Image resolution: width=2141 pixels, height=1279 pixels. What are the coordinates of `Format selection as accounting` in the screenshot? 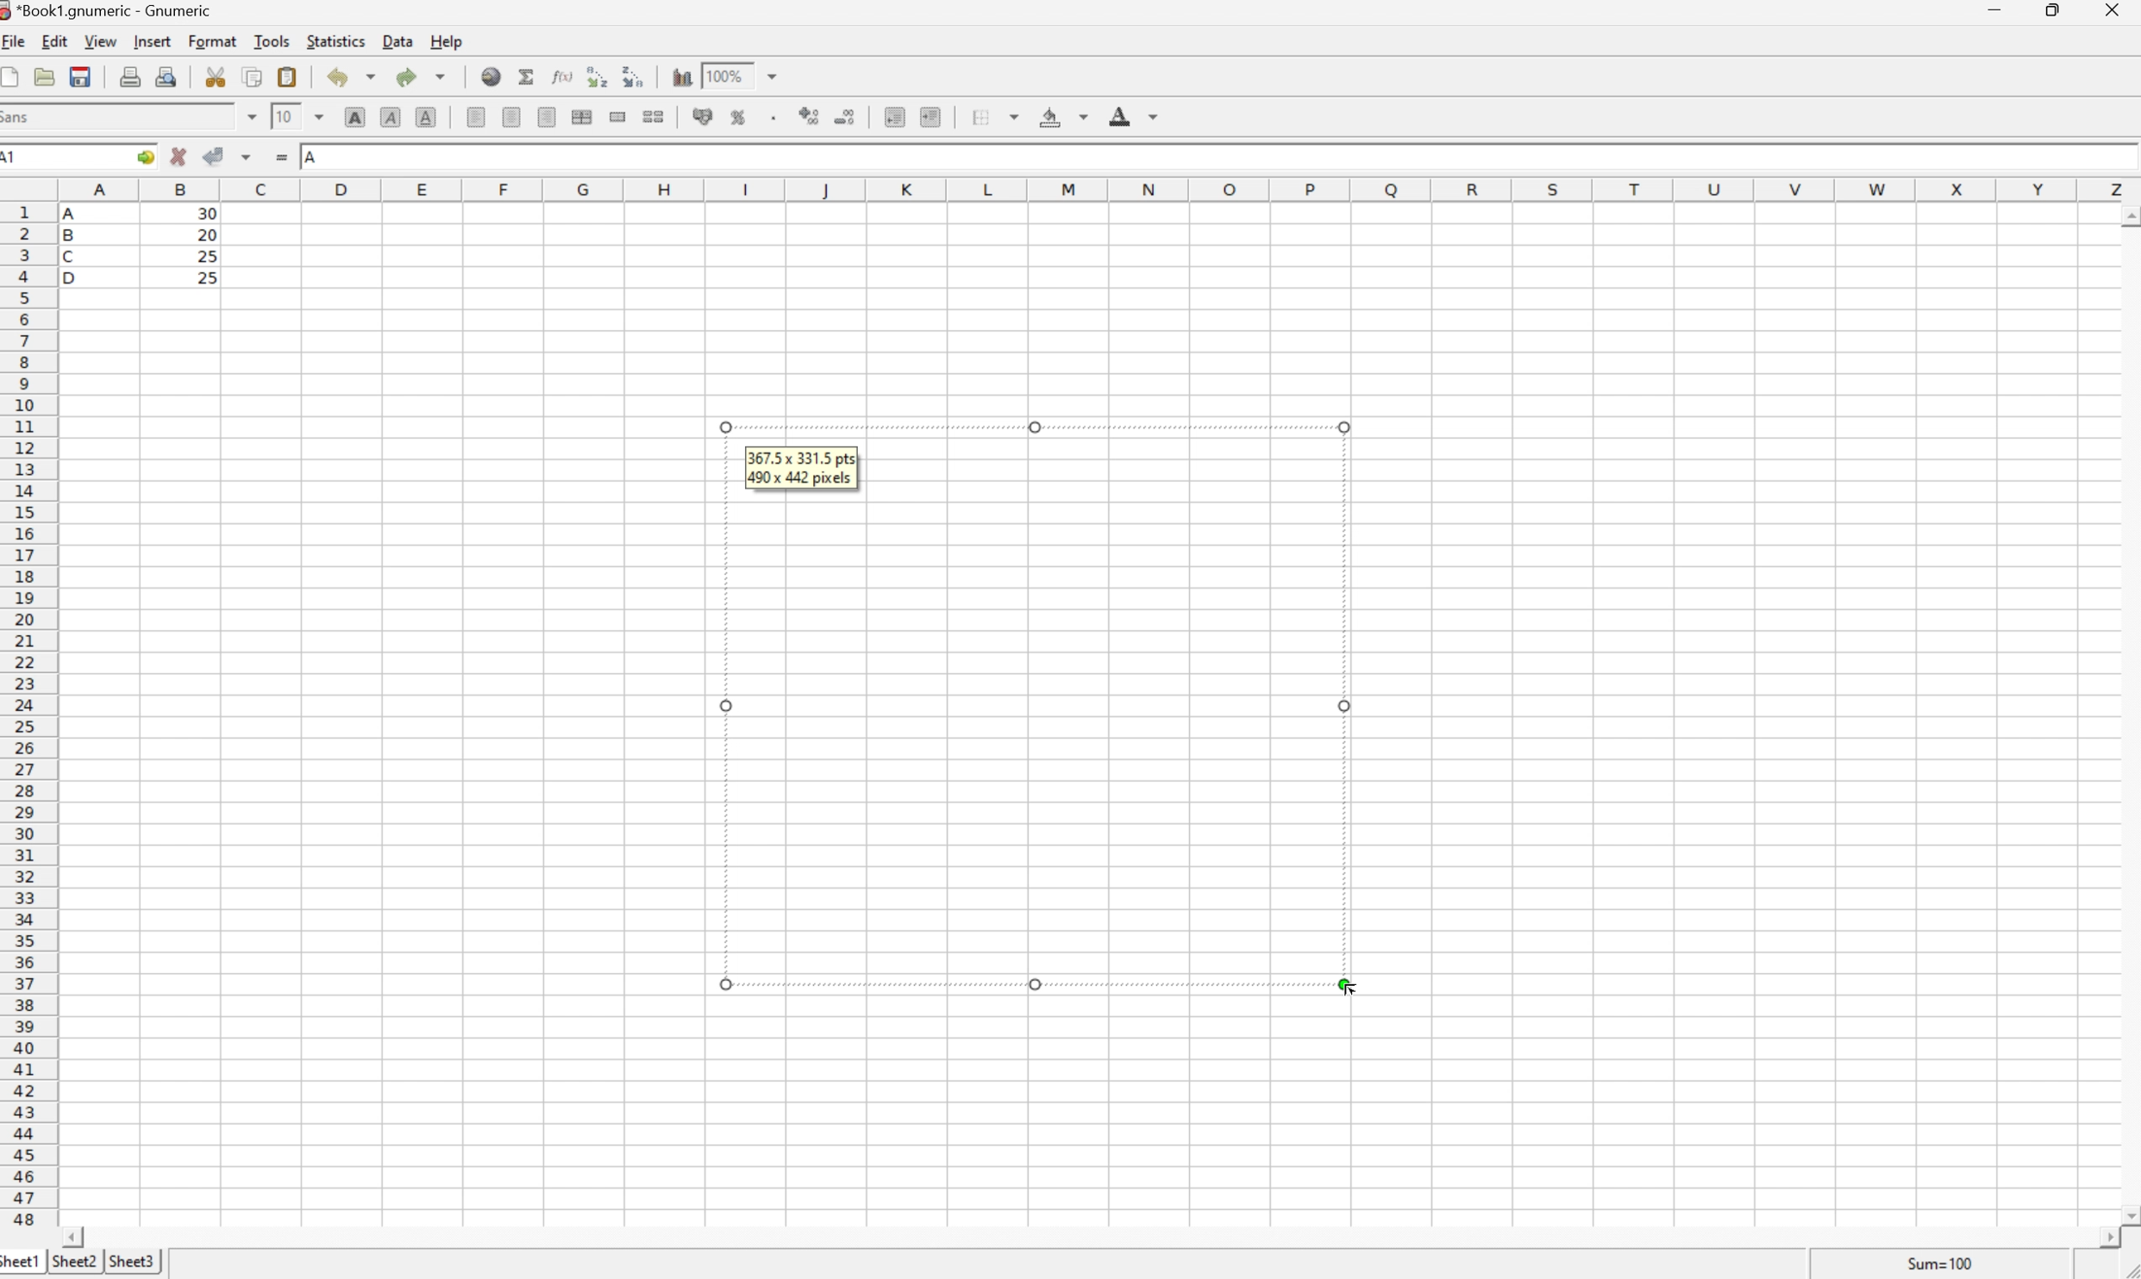 It's located at (704, 115).